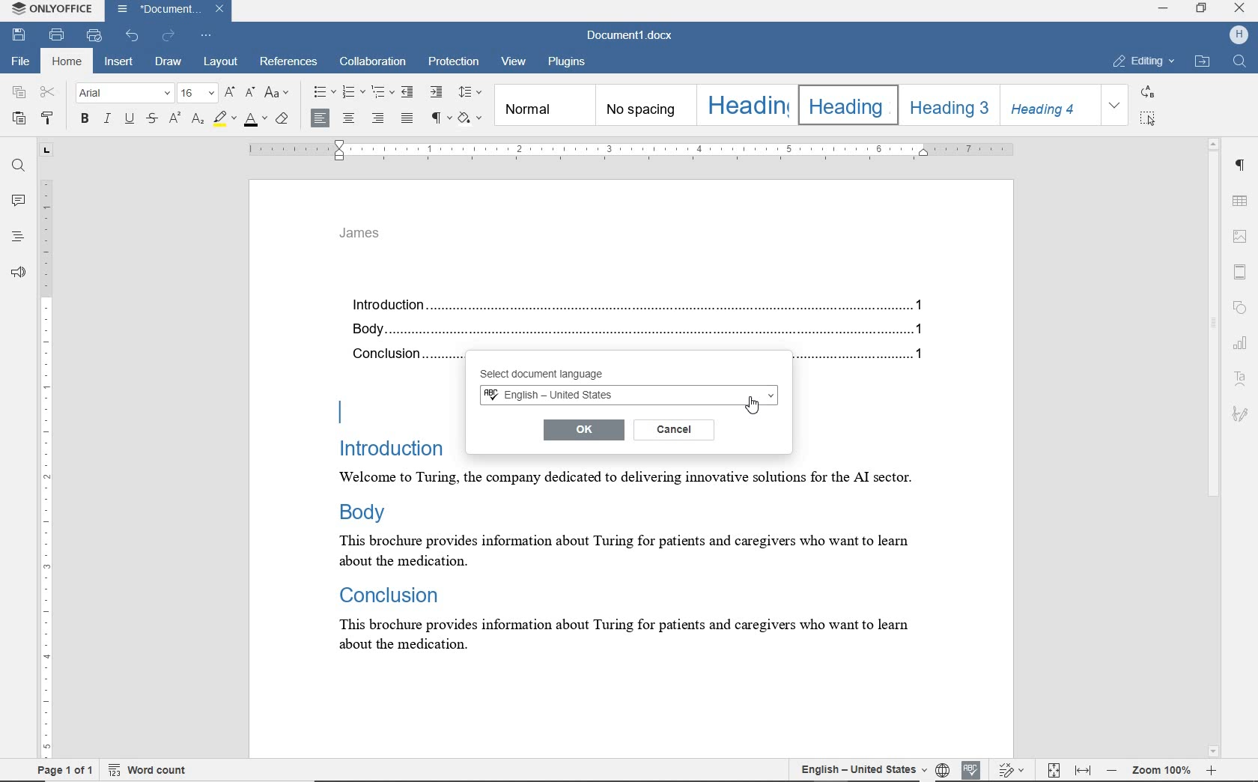  Describe the element at coordinates (1164, 769) in the screenshot. I see `zoom out or zoom in` at that location.